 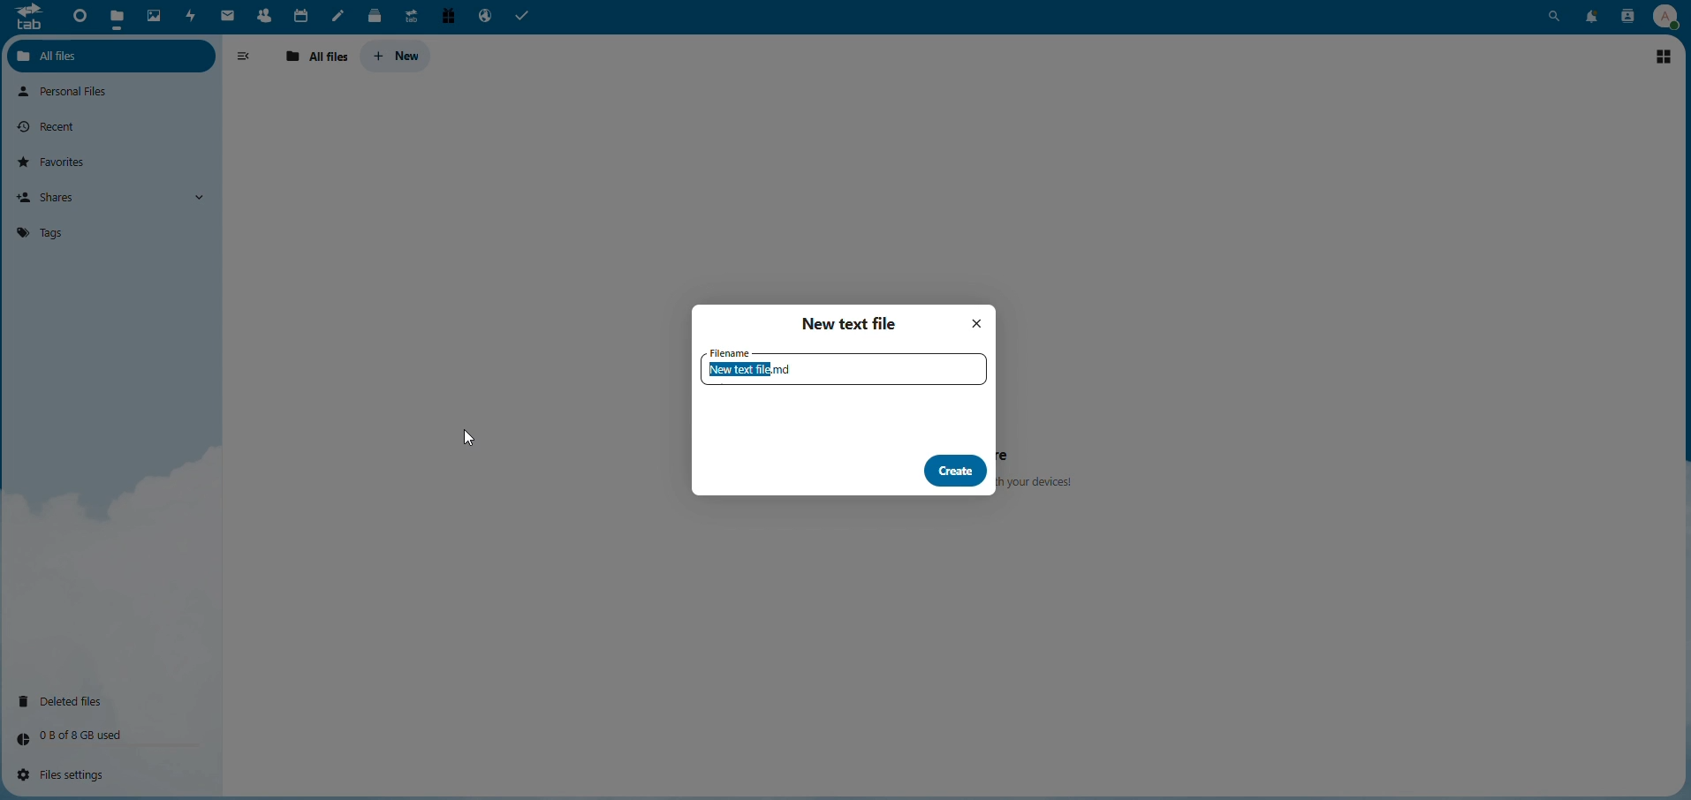 I want to click on Upgrade, so click(x=410, y=16).